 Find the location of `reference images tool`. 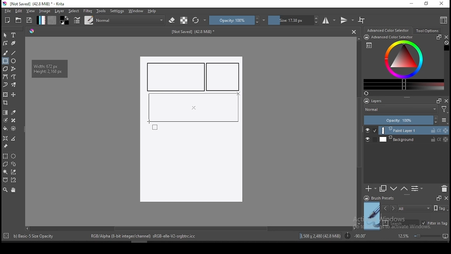

reference images tool is located at coordinates (5, 146).